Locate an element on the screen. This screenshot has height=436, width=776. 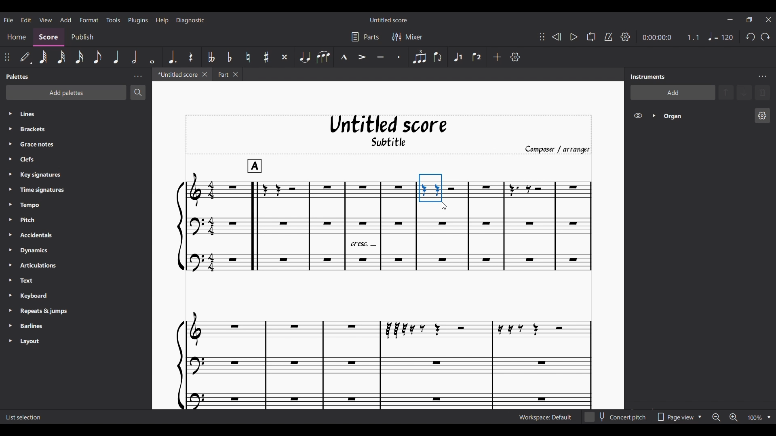
Tie is located at coordinates (305, 57).